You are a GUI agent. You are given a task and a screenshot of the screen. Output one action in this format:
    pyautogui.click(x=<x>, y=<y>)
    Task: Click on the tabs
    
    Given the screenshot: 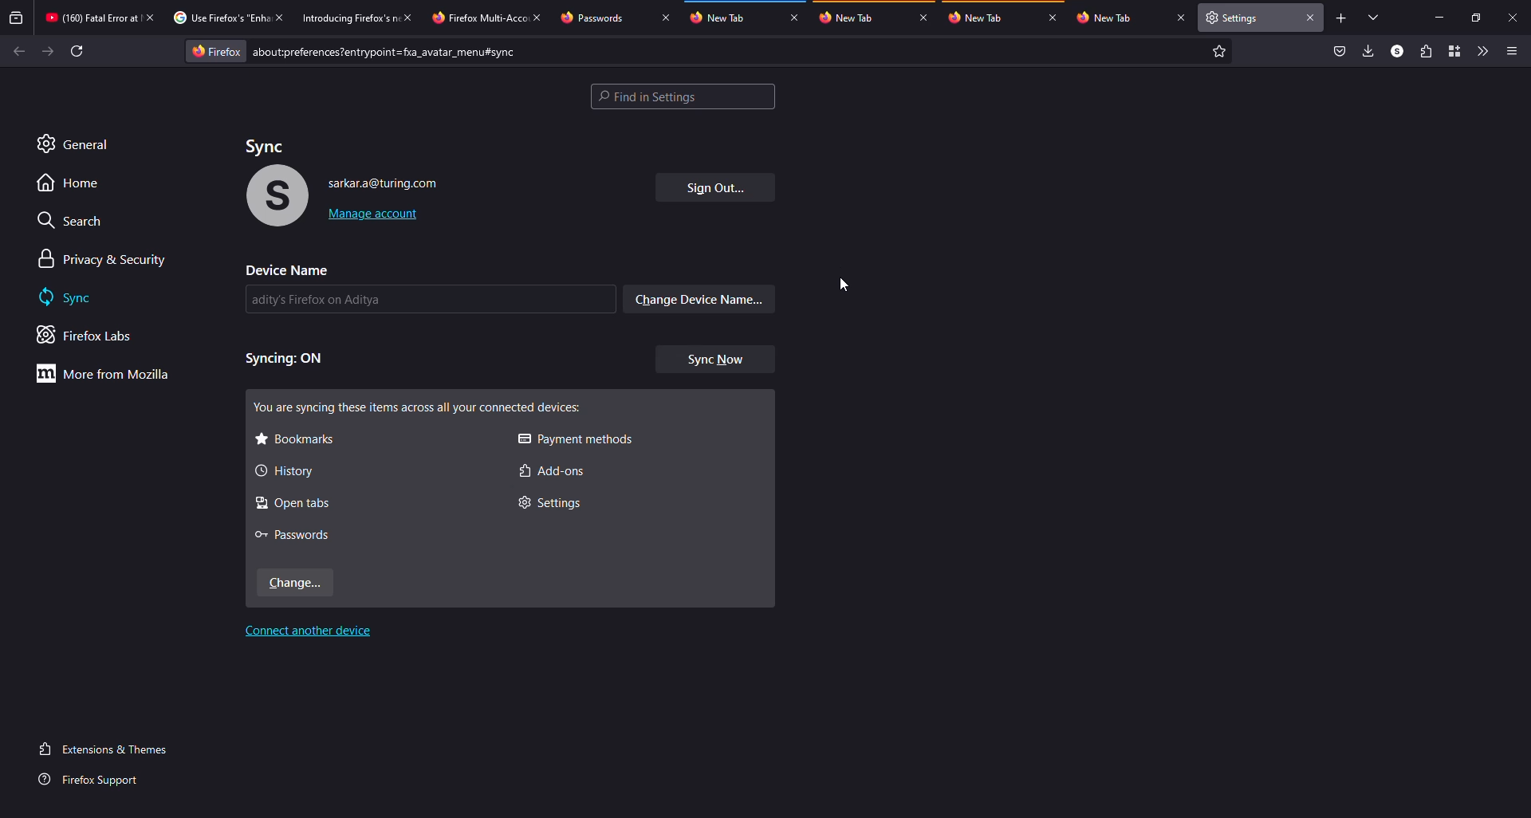 What is the action you would take?
    pyautogui.click(x=1372, y=17)
    